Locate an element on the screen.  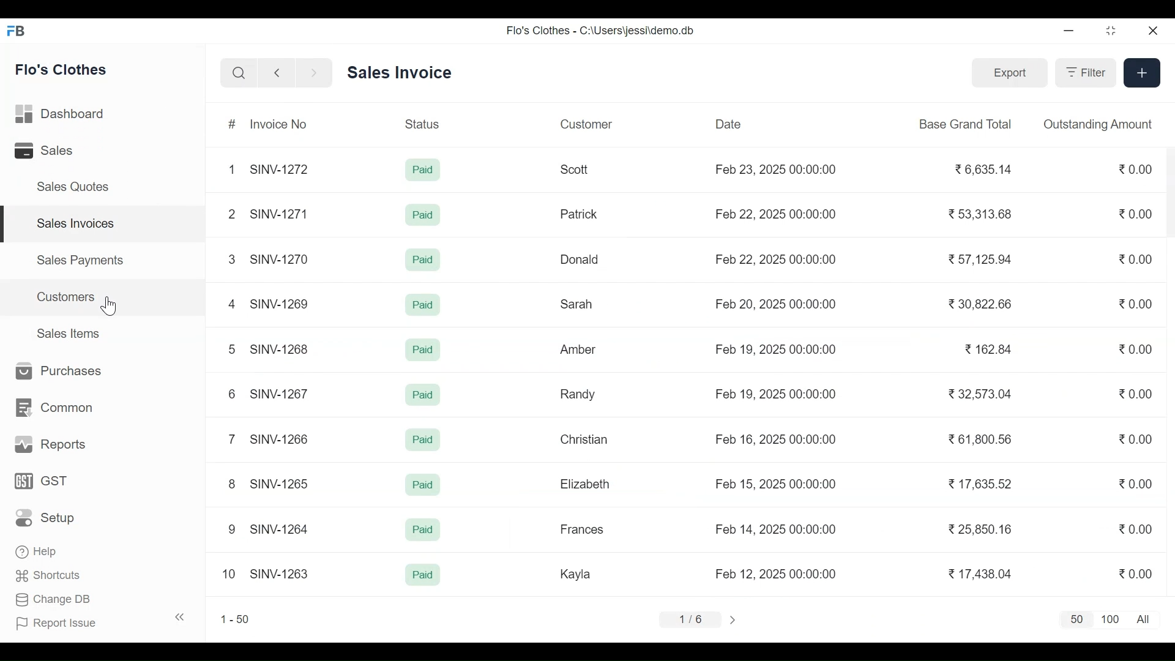
Cursor is located at coordinates (107, 307).